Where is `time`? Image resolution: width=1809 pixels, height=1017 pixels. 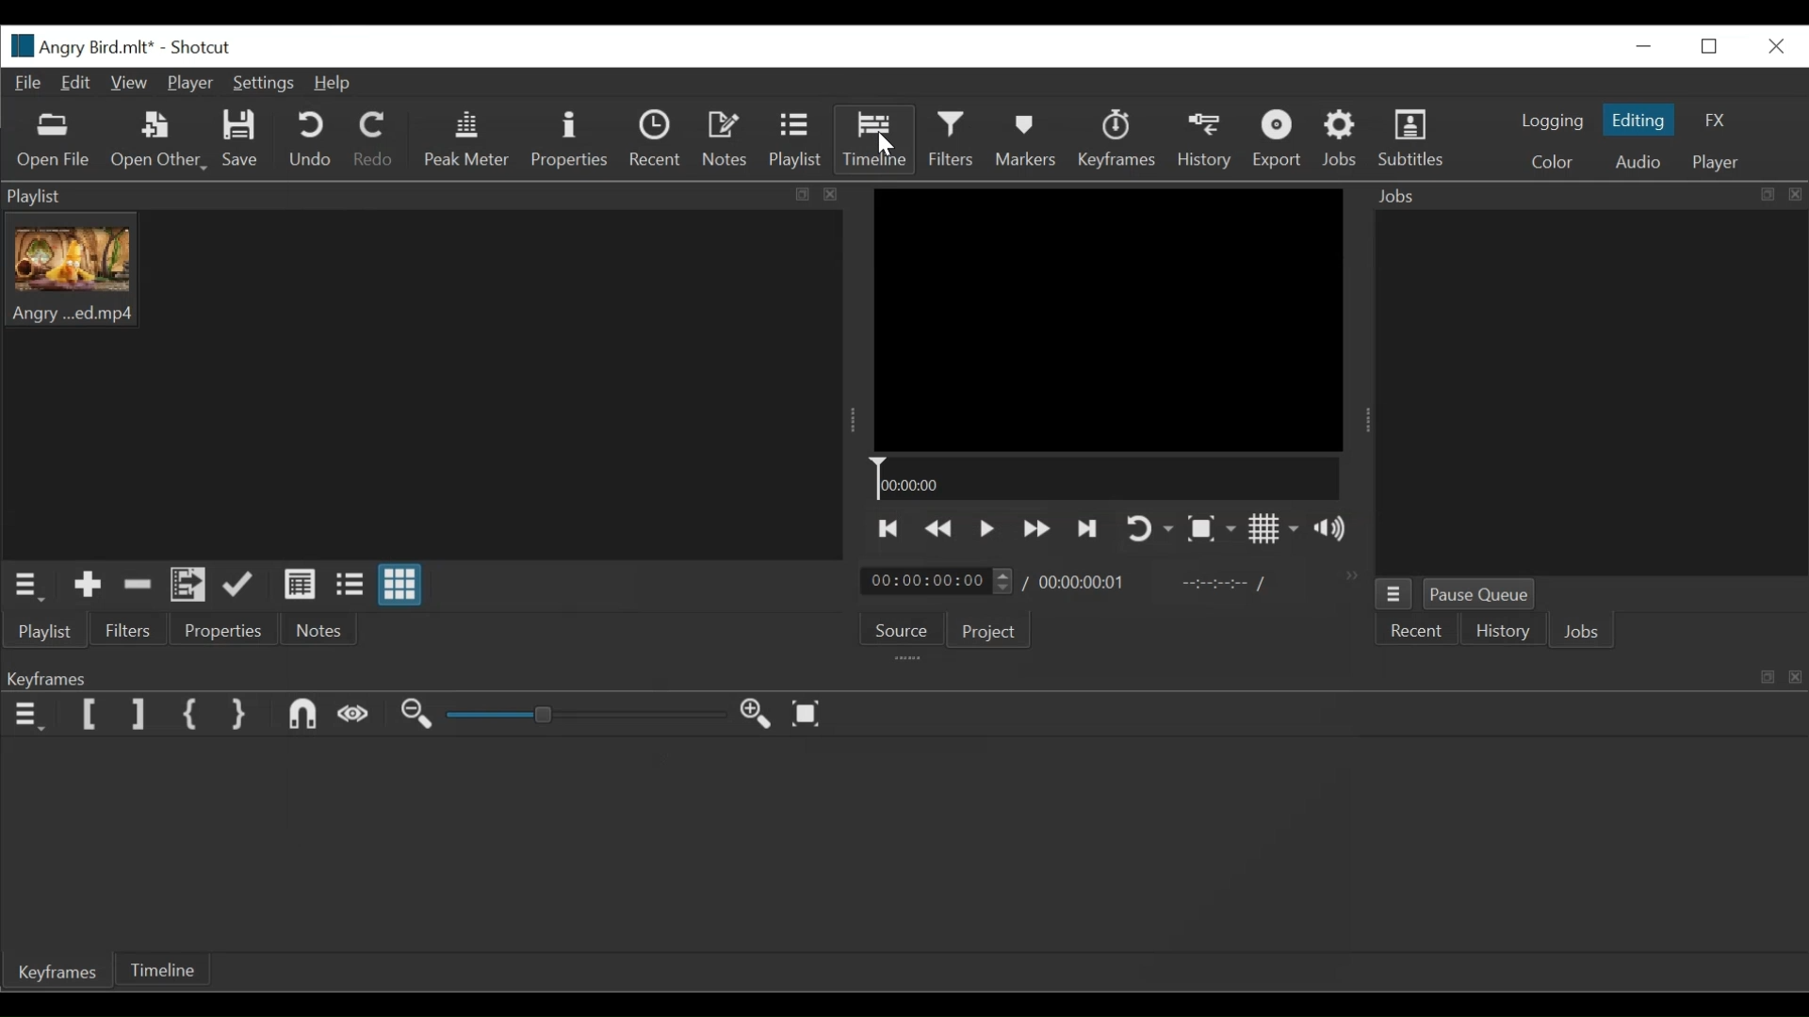
time is located at coordinates (930, 579).